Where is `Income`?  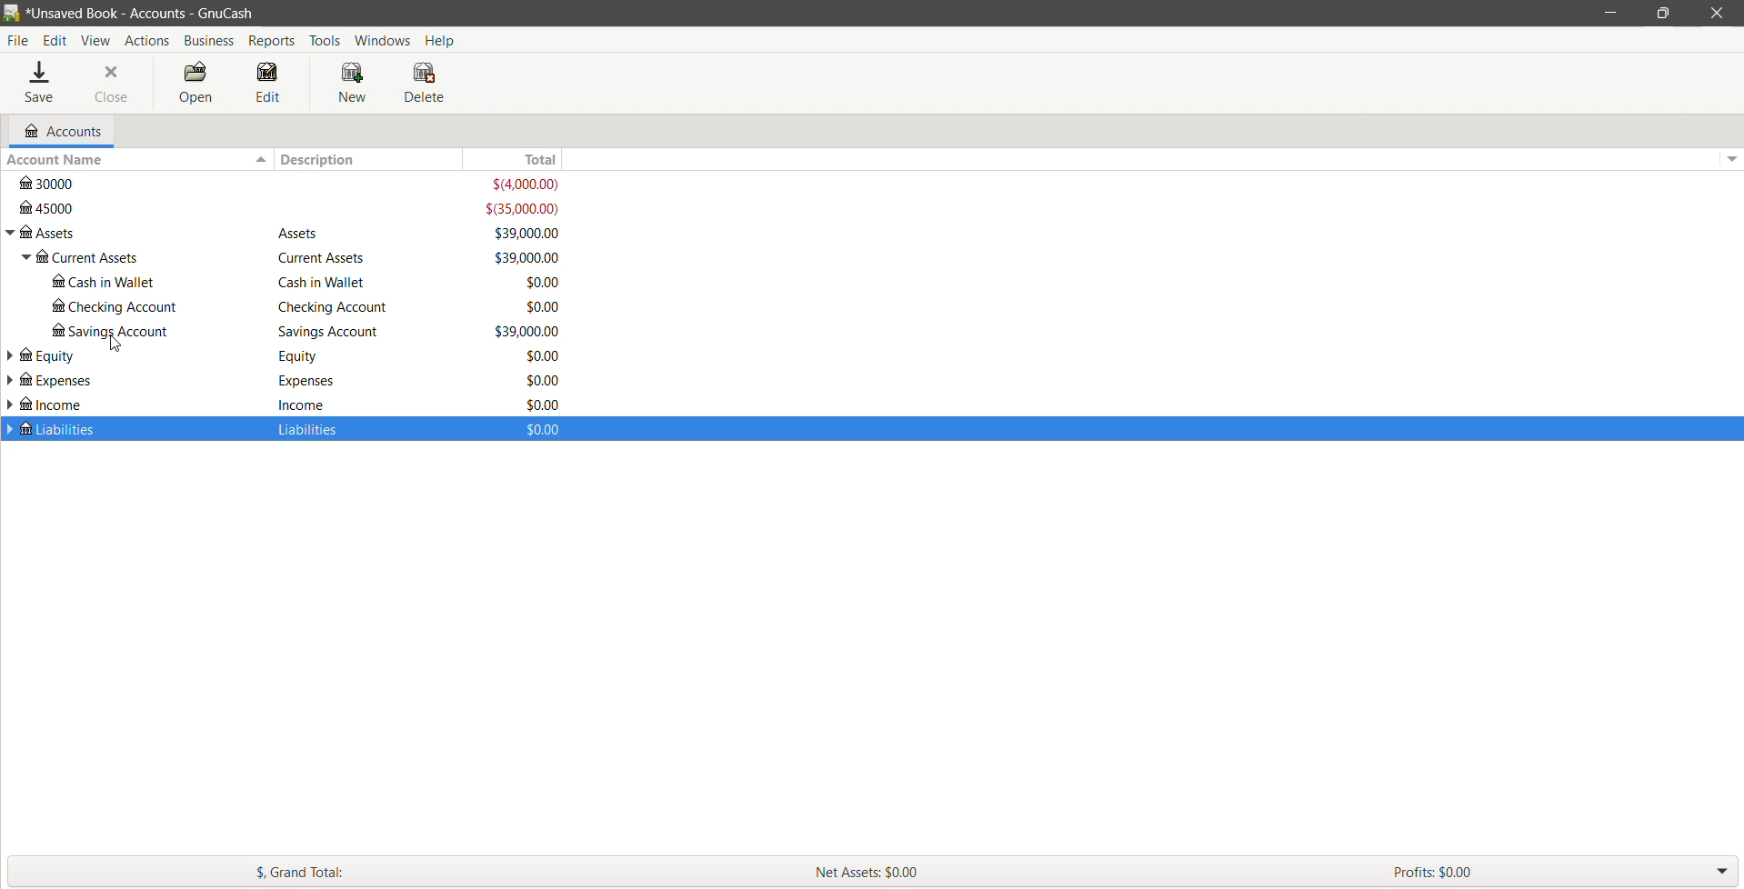
Income is located at coordinates (132, 405).